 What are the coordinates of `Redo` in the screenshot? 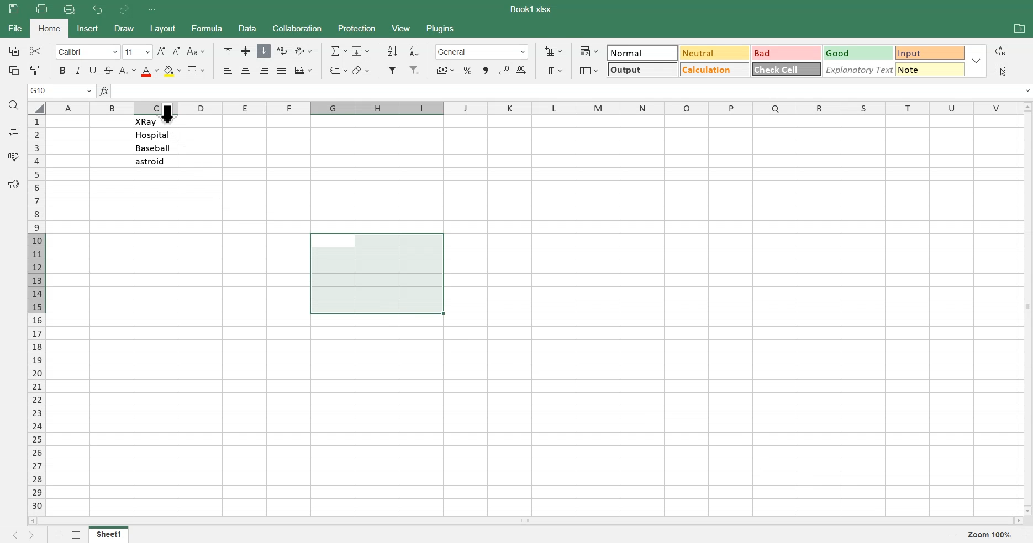 It's located at (123, 10).